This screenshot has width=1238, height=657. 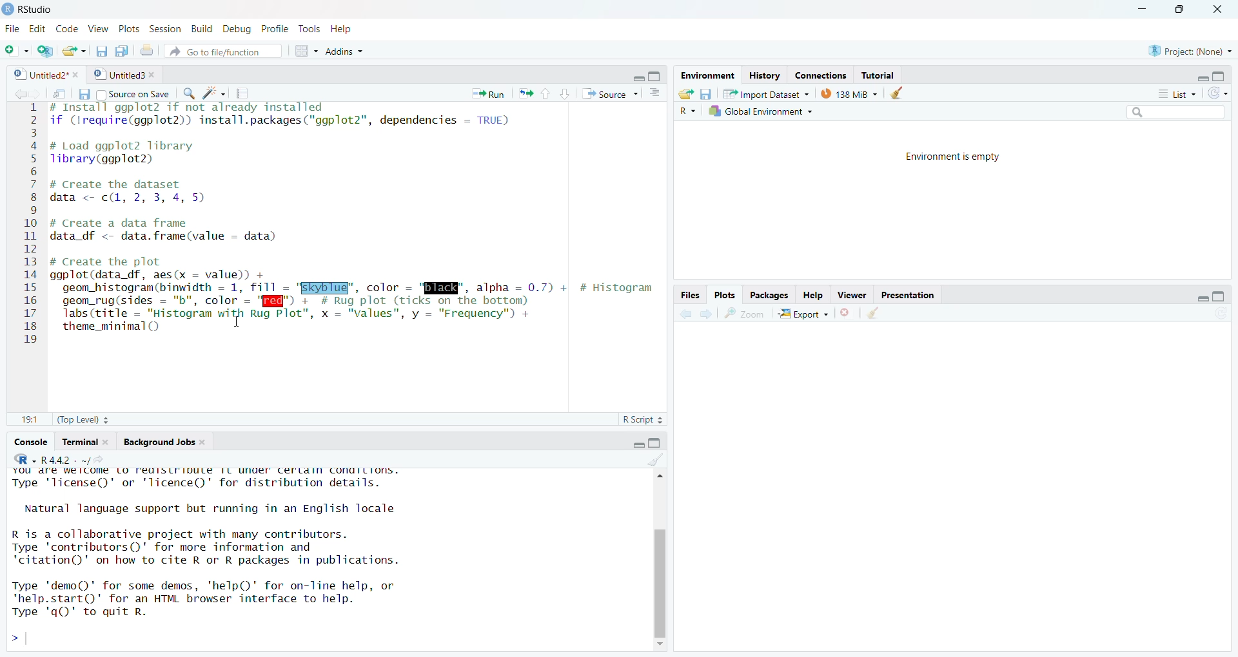 I want to click on 11:11, so click(x=22, y=417).